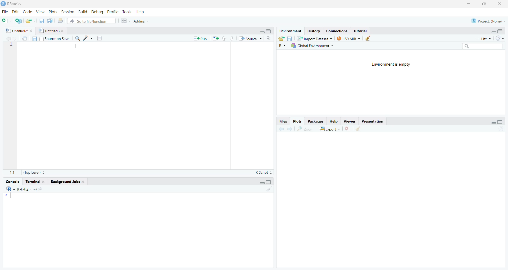 This screenshot has height=270, width=508. What do you see at coordinates (393, 65) in the screenshot?
I see `Environment is empty` at bounding box center [393, 65].